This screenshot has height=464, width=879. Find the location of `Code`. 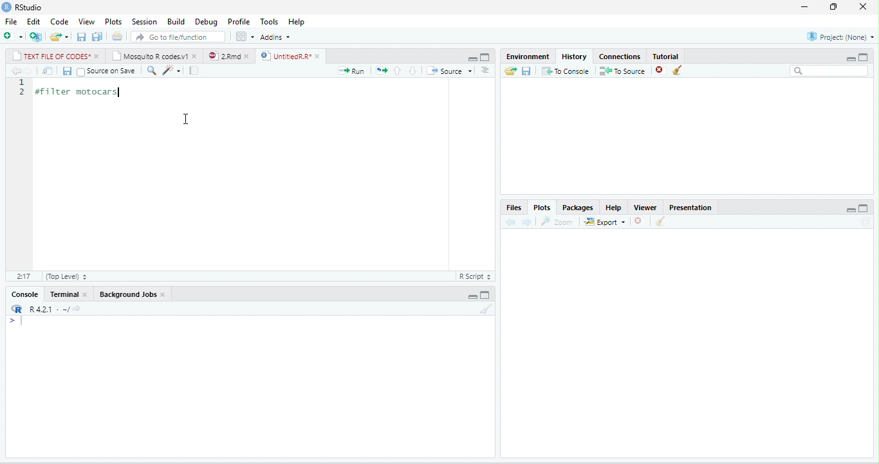

Code is located at coordinates (60, 21).